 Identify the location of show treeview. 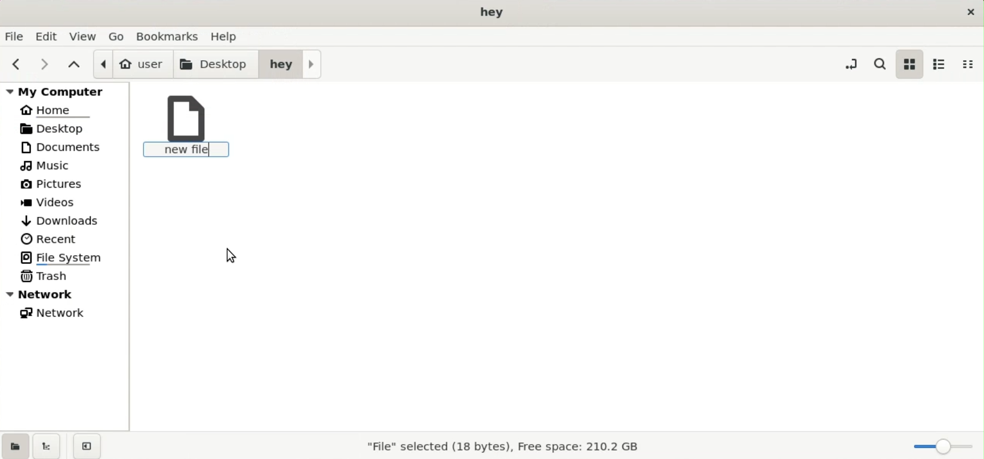
(47, 446).